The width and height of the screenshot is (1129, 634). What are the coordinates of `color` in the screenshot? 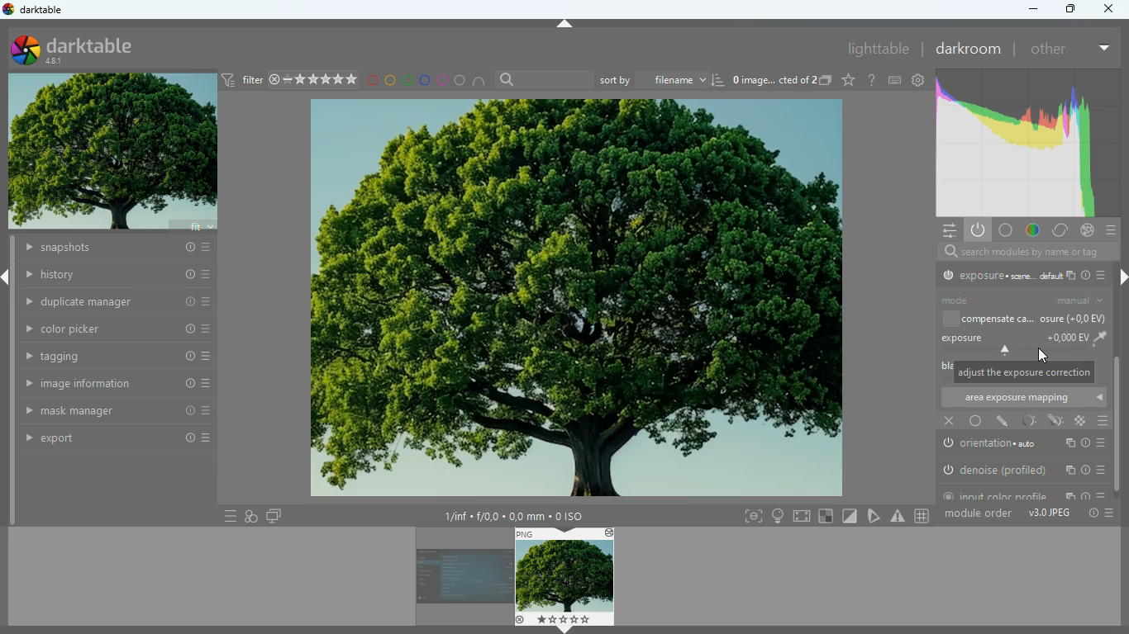 It's located at (1081, 421).